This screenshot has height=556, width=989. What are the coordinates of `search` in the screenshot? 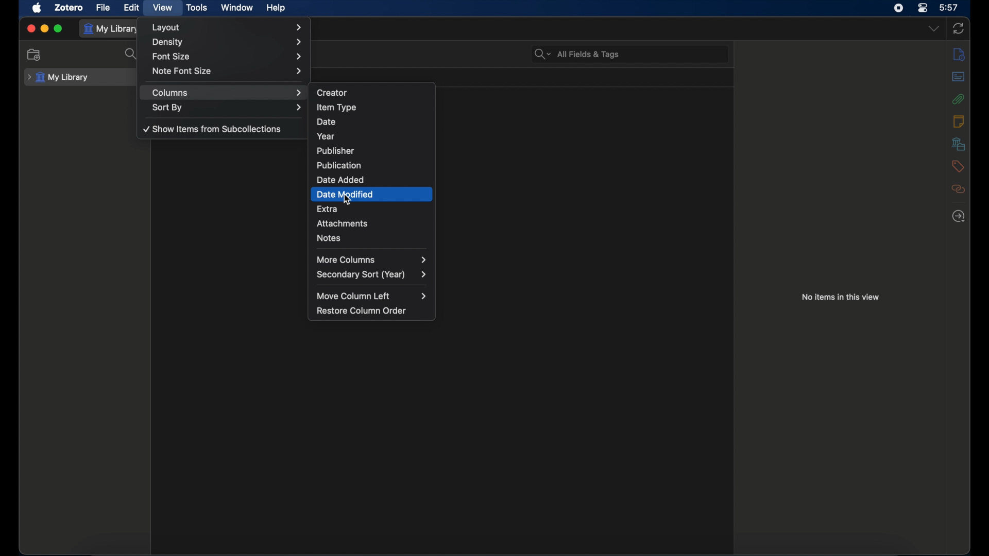 It's located at (133, 55).